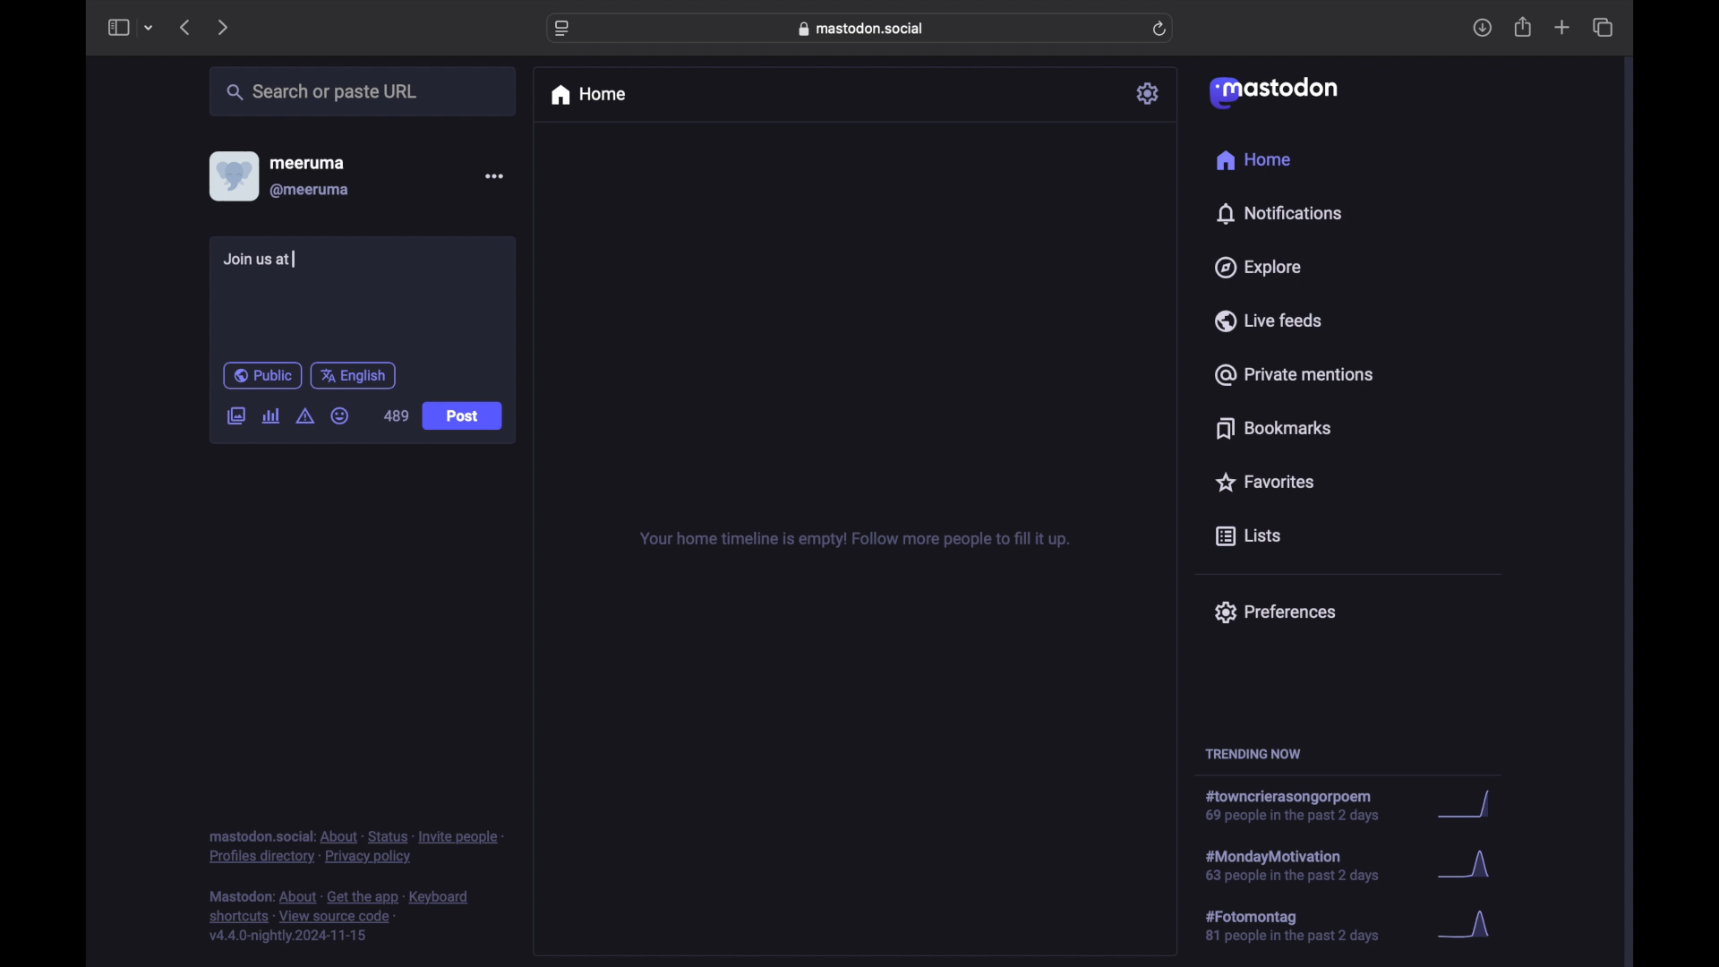  Describe the element at coordinates (262, 259) in the screenshot. I see `Join us` at that location.